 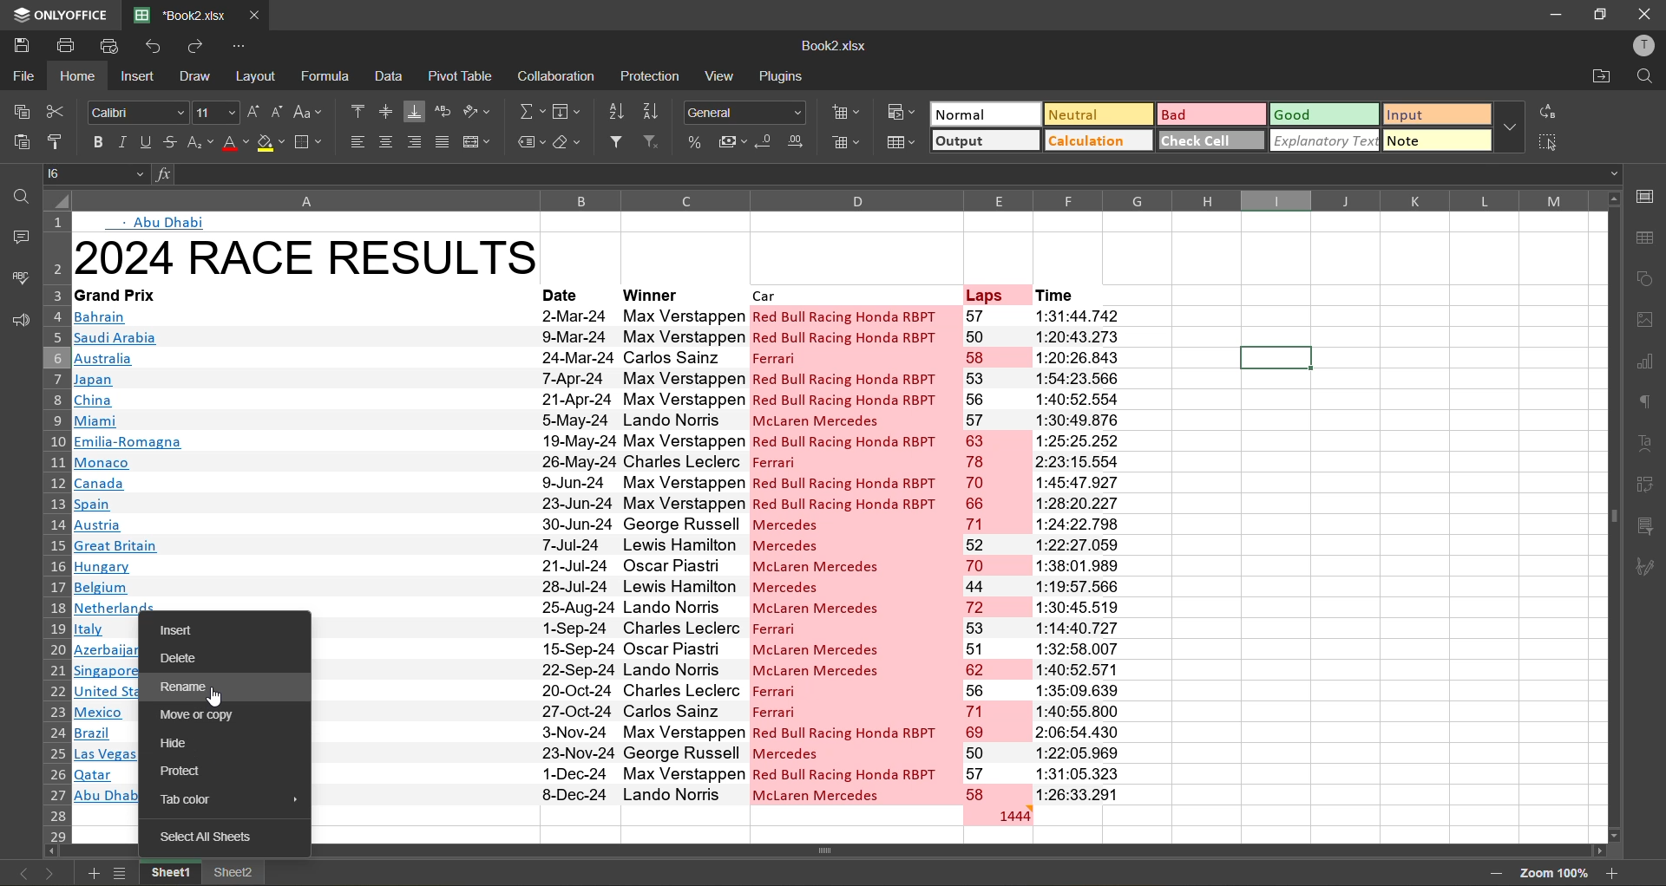 What do you see at coordinates (527, 145) in the screenshot?
I see `named ranges` at bounding box center [527, 145].